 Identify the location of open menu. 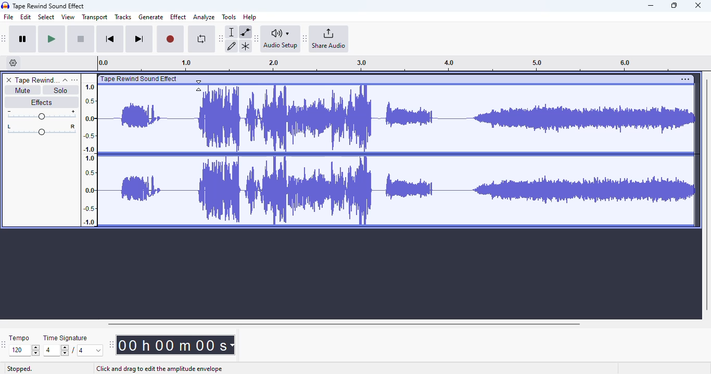
(74, 79).